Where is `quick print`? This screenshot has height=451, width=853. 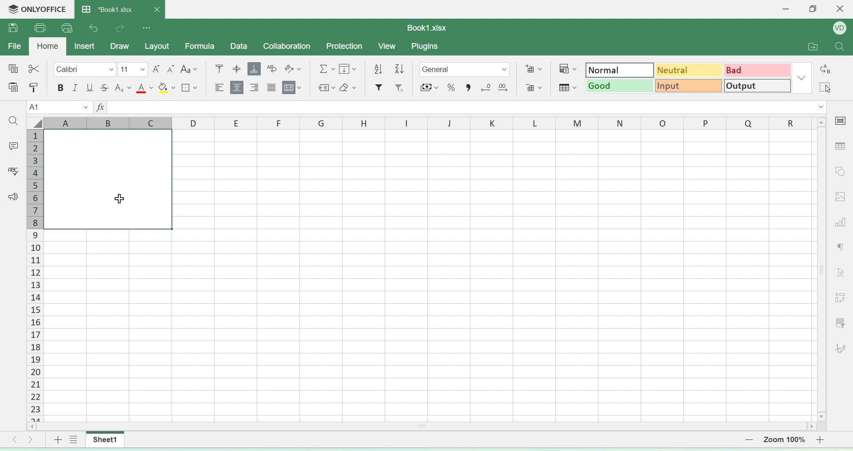
quick print is located at coordinates (69, 28).